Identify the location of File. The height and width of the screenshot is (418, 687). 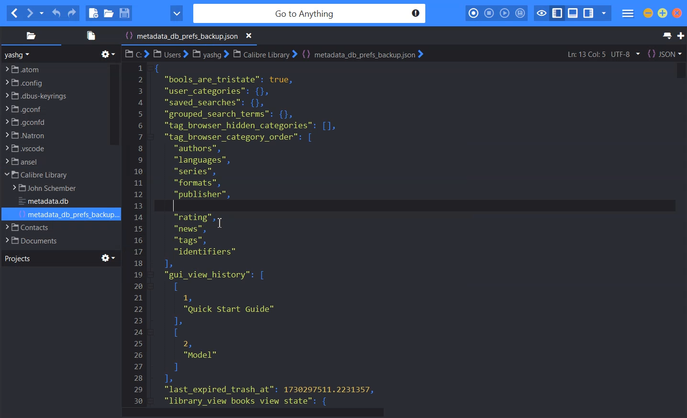
(48, 202).